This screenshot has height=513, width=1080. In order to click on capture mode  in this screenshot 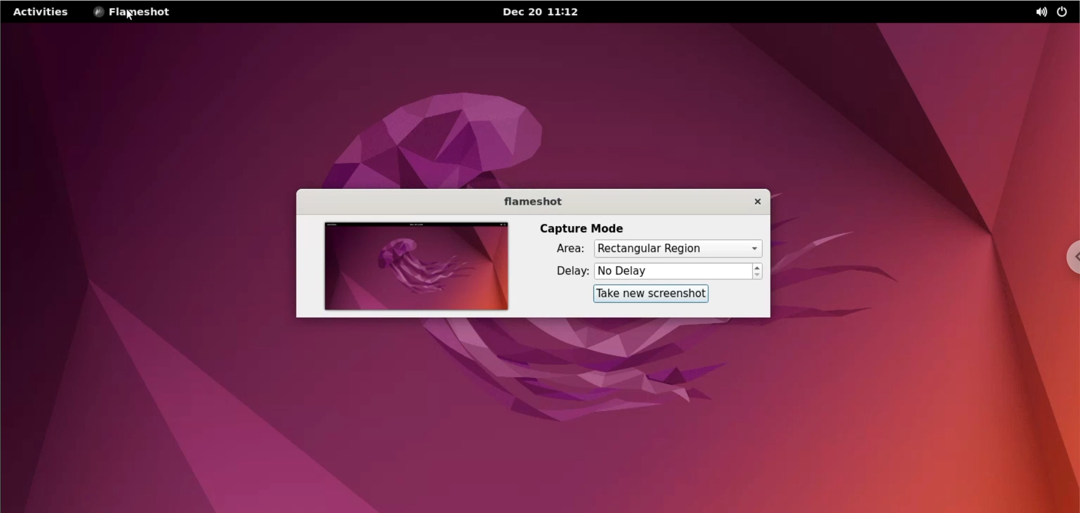, I will do `click(586, 228)`.